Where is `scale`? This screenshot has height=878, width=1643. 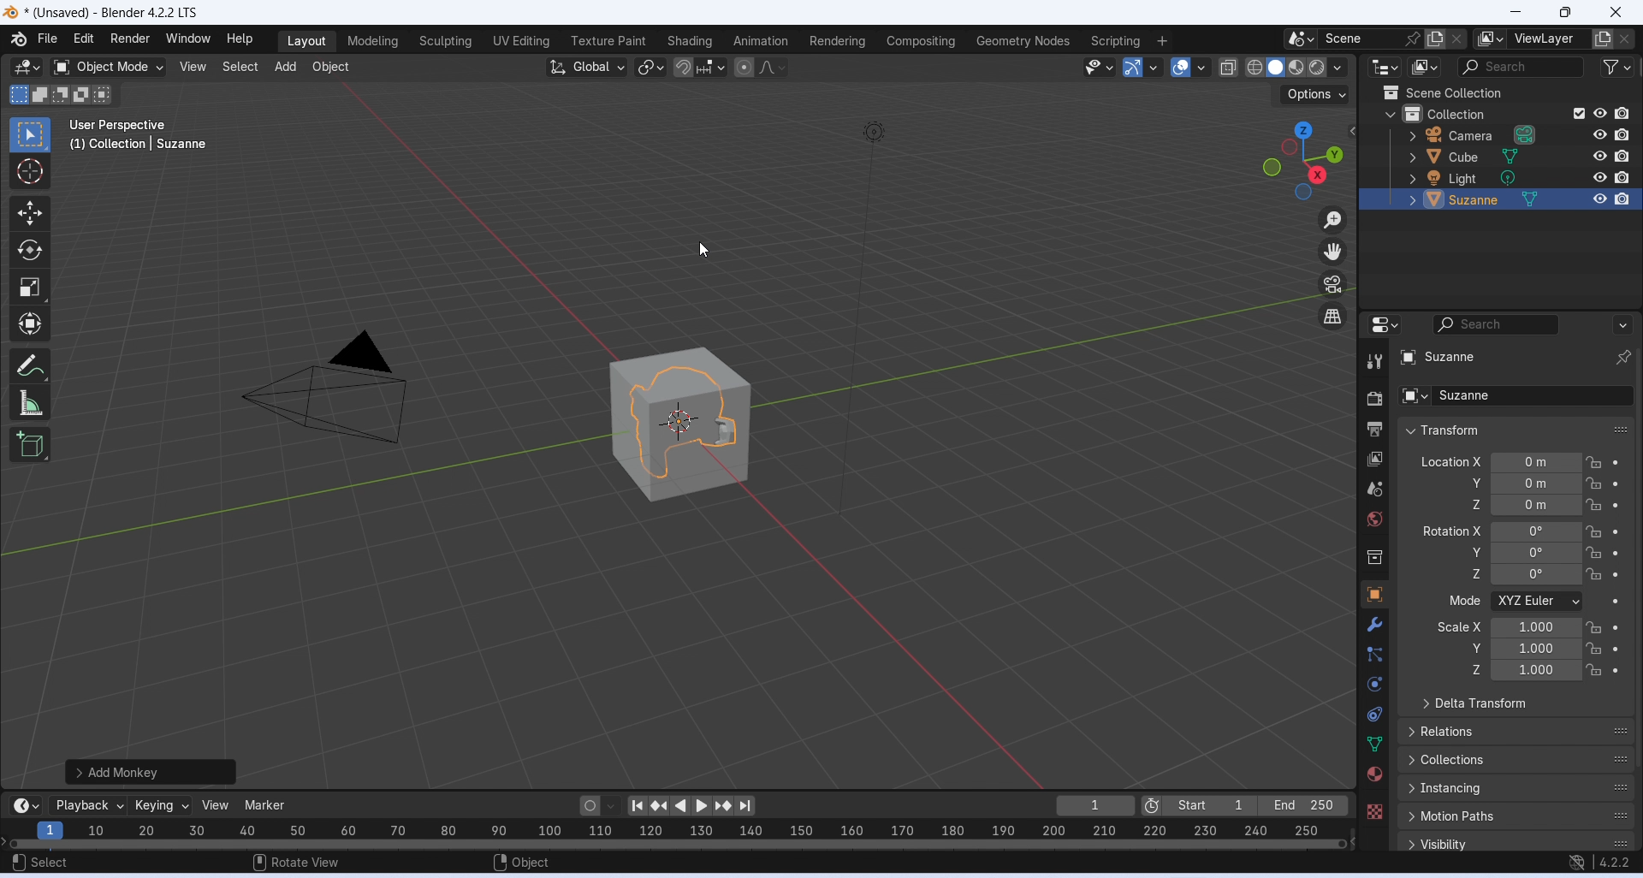
scale is located at coordinates (673, 833).